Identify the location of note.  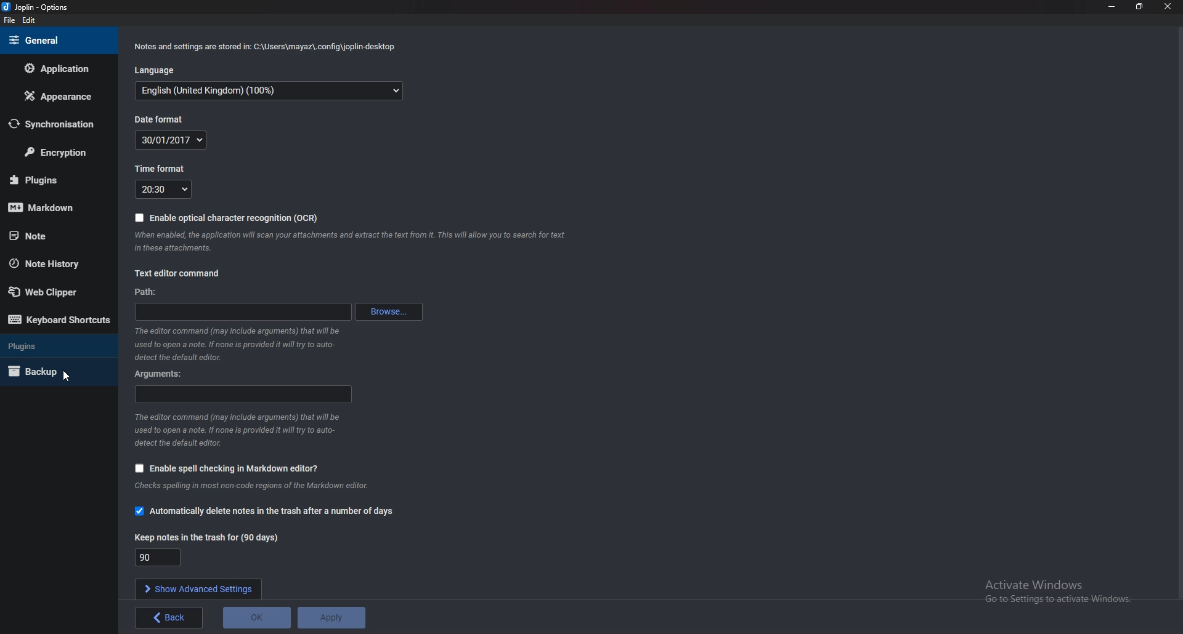
(47, 236).